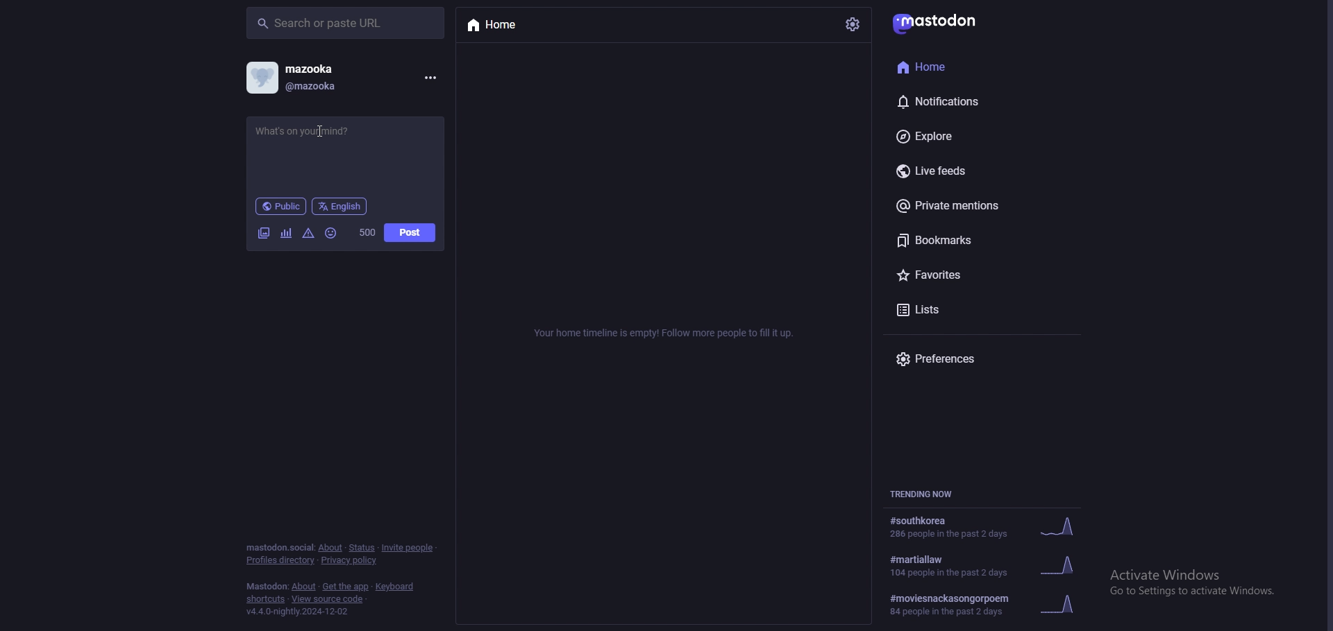  I want to click on emojis, so click(332, 234).